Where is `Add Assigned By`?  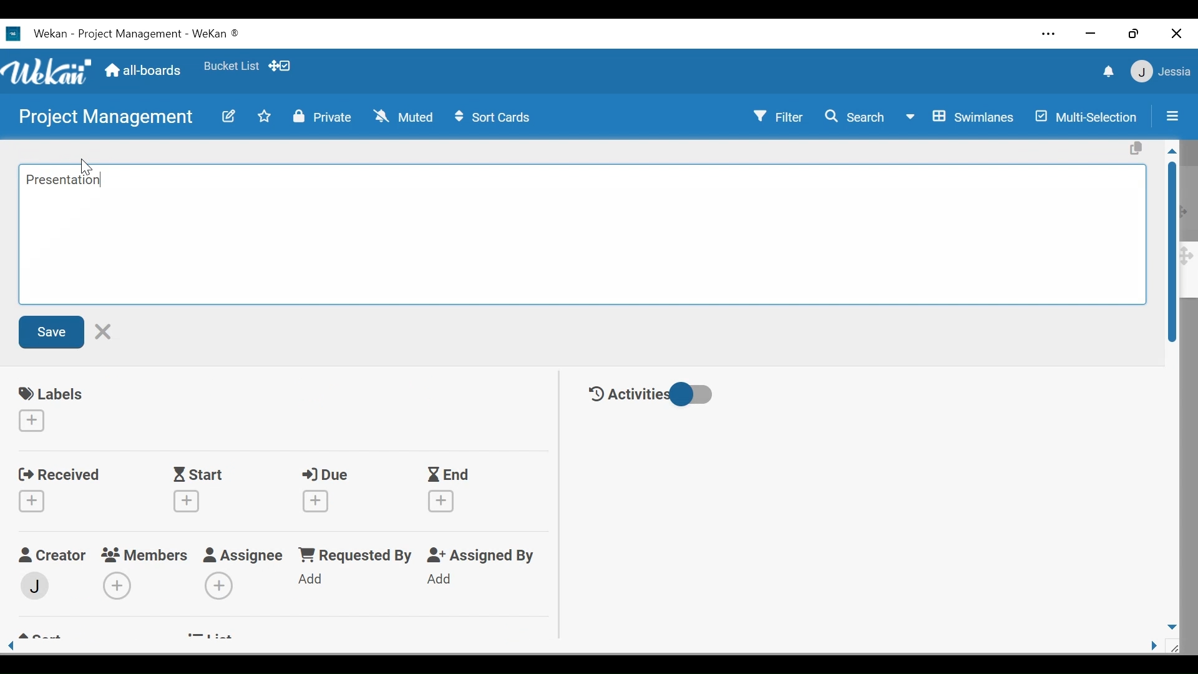 Add Assigned By is located at coordinates (441, 579).